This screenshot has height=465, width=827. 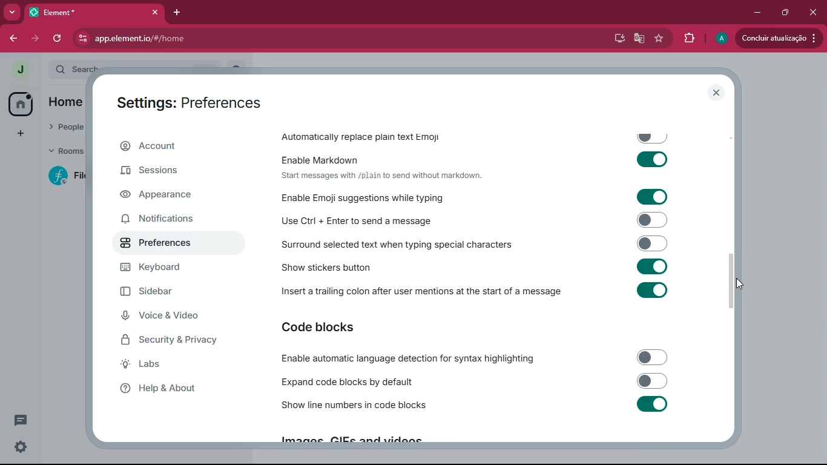 I want to click on forward, so click(x=37, y=39).